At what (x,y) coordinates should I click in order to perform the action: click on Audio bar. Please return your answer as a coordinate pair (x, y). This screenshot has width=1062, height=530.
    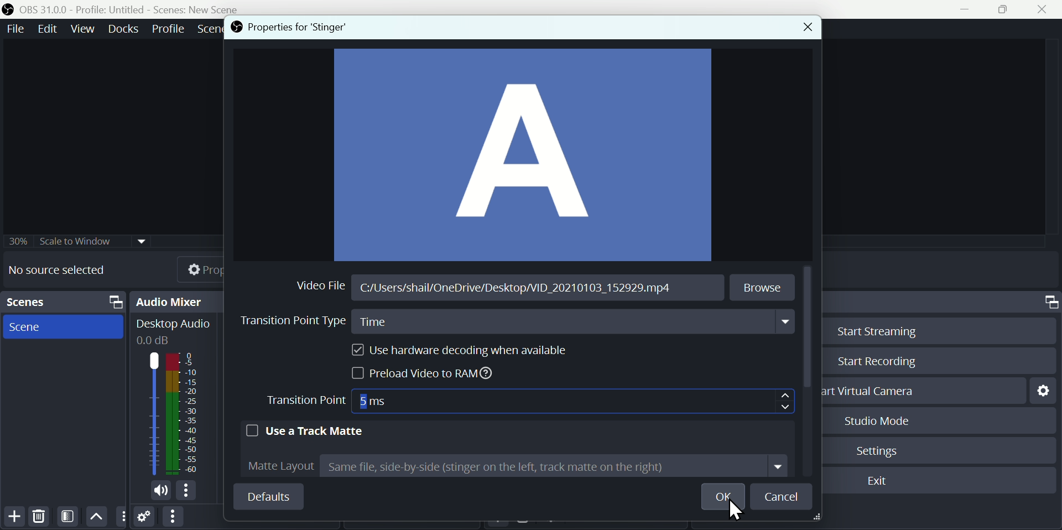
    Looking at the image, I should click on (171, 413).